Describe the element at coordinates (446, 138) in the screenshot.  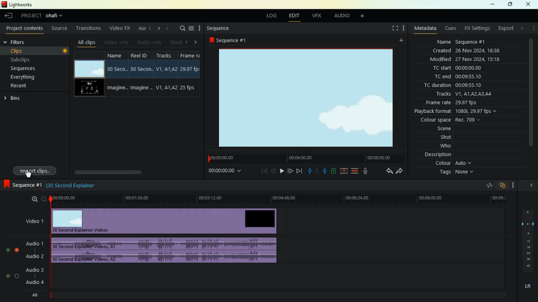
I see `shot` at that location.